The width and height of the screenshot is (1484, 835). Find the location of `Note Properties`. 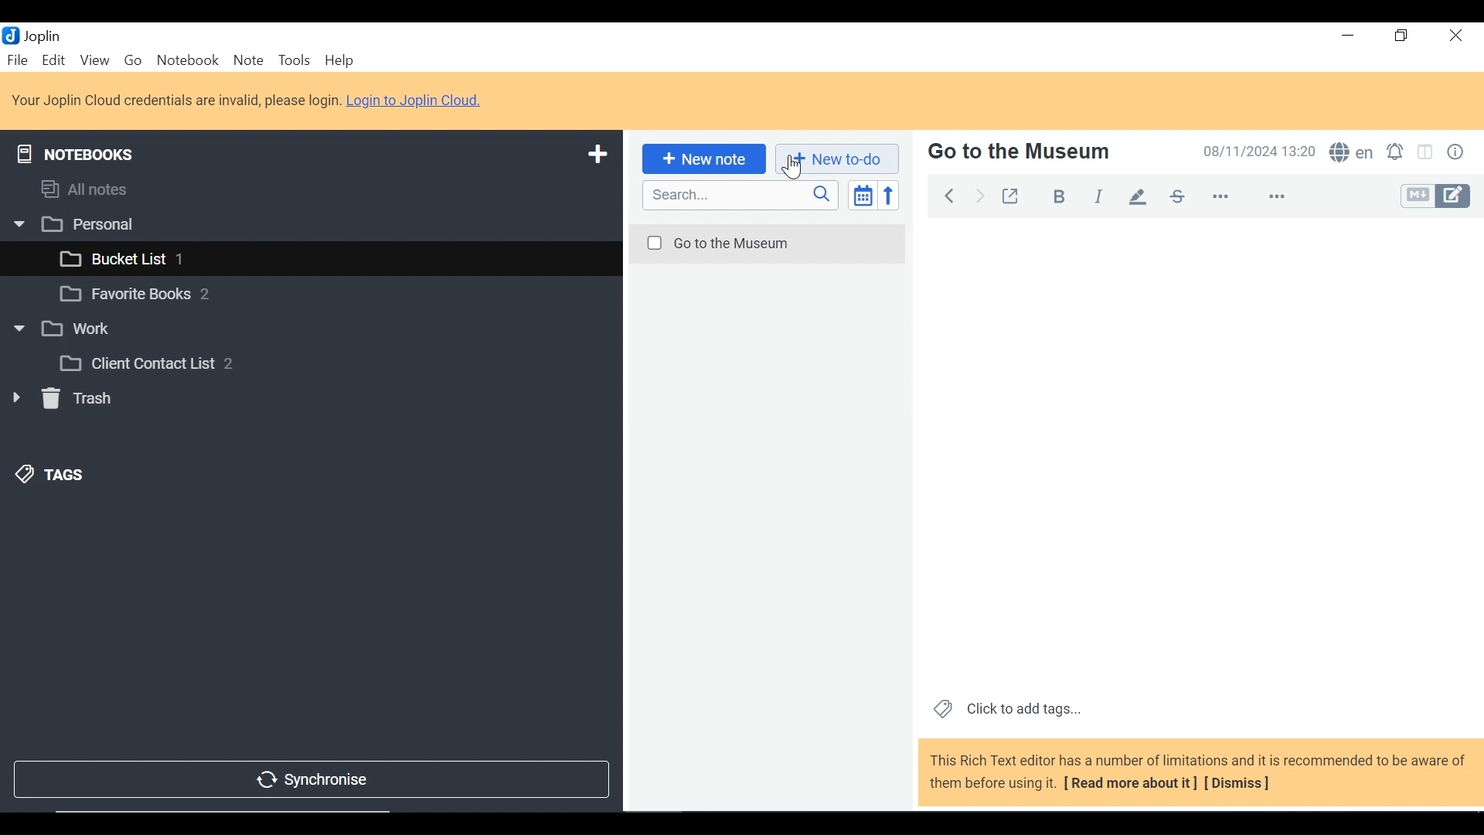

Note Properties is located at coordinates (1458, 152).